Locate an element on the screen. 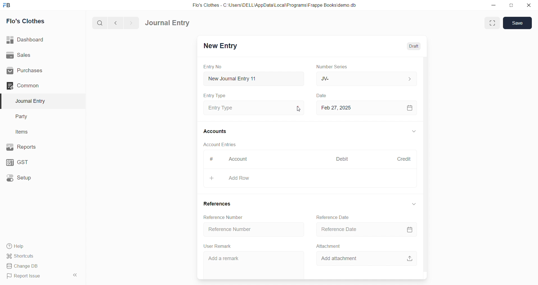 This screenshot has width=538, height=285. Sales is located at coordinates (33, 55).